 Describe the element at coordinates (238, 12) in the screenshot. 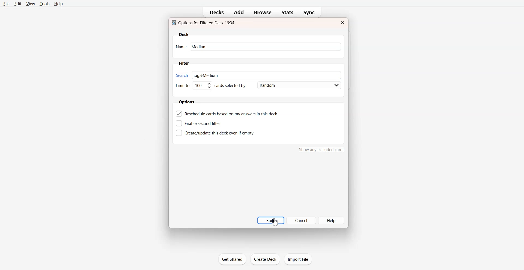

I see `Add` at that location.